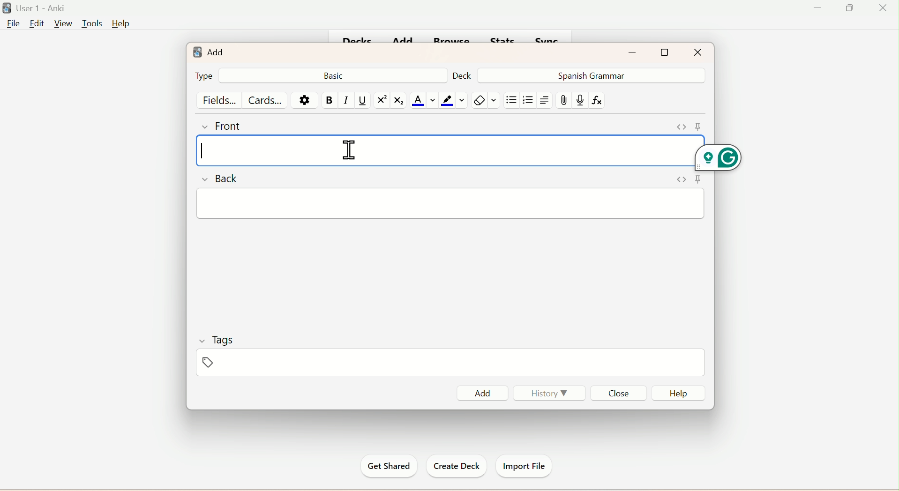 The image size is (899, 491). Describe the element at coordinates (330, 100) in the screenshot. I see `Bold` at that location.